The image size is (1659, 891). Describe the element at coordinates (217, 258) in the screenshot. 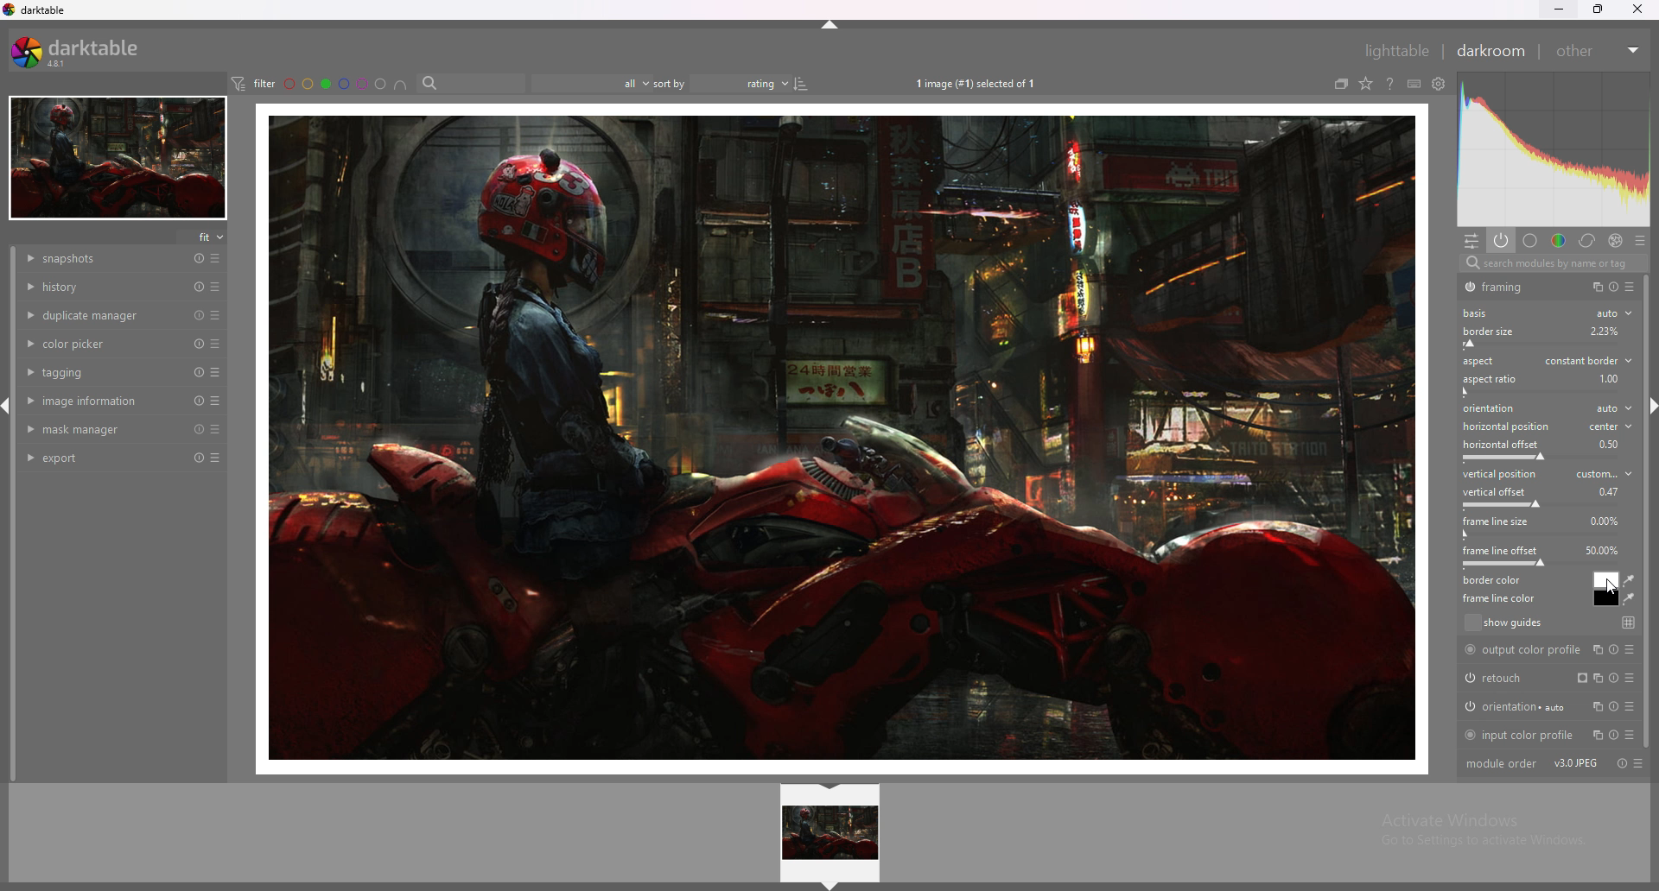

I see `presets` at that location.